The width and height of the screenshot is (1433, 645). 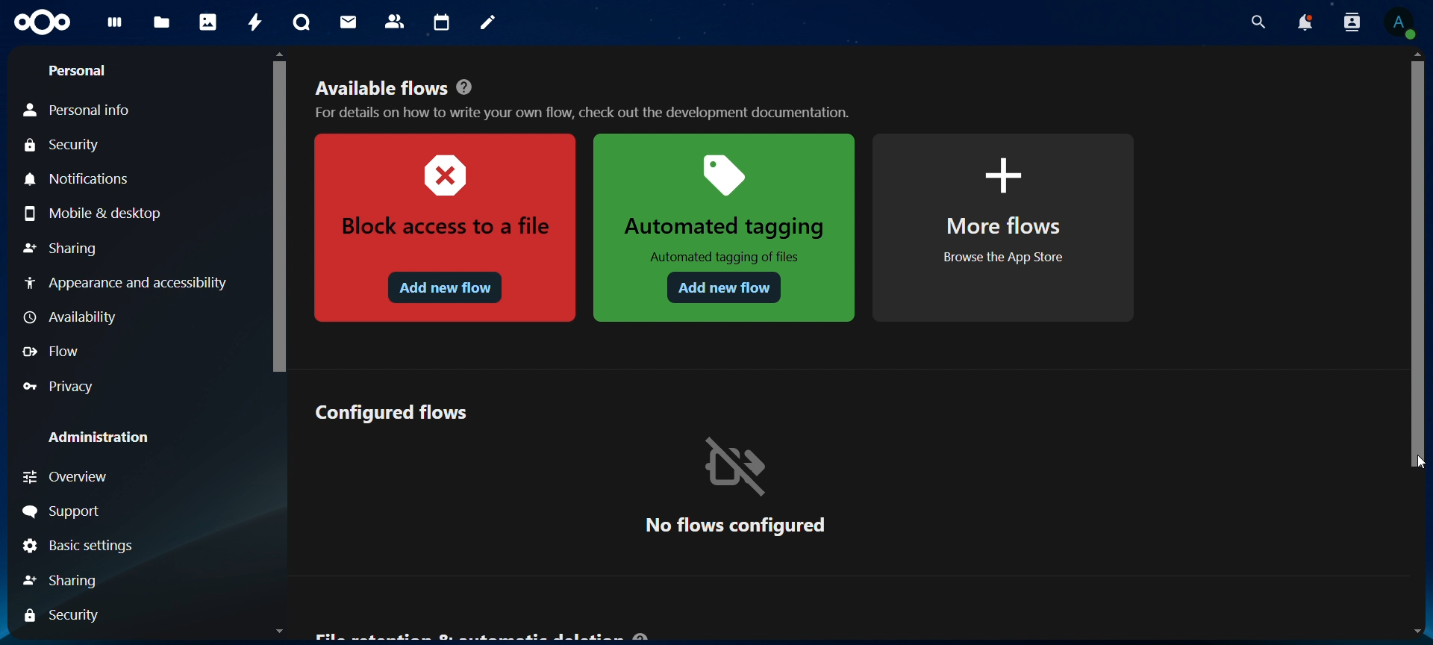 I want to click on no flows configured, so click(x=735, y=484).